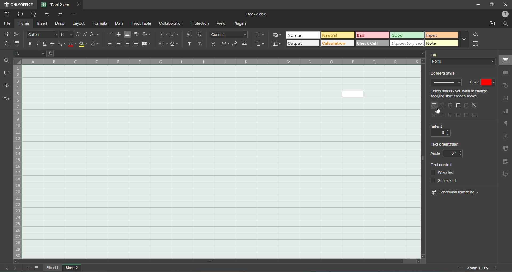 The height and width of the screenshot is (272, 512). I want to click on sheet1, so click(52, 267).